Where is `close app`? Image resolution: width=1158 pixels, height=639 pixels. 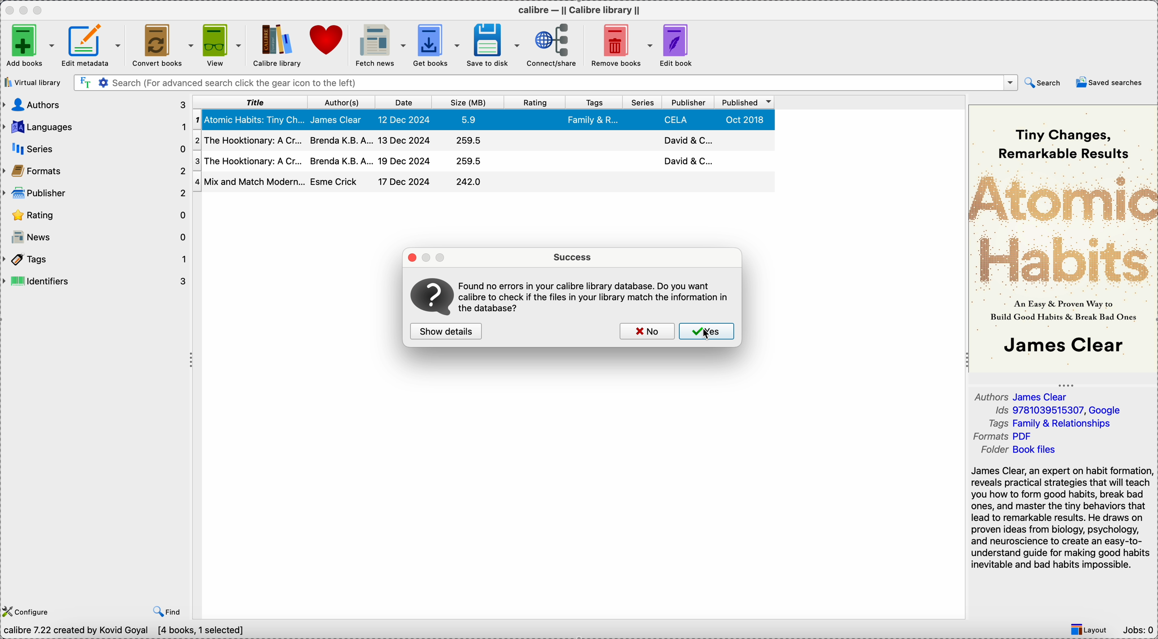 close app is located at coordinates (7, 10).